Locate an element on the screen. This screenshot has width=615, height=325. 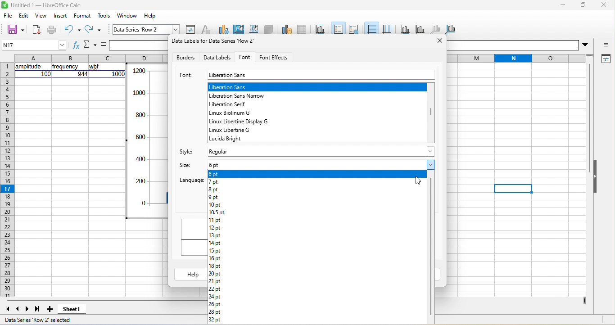
vertical grid  is located at coordinates (389, 27).